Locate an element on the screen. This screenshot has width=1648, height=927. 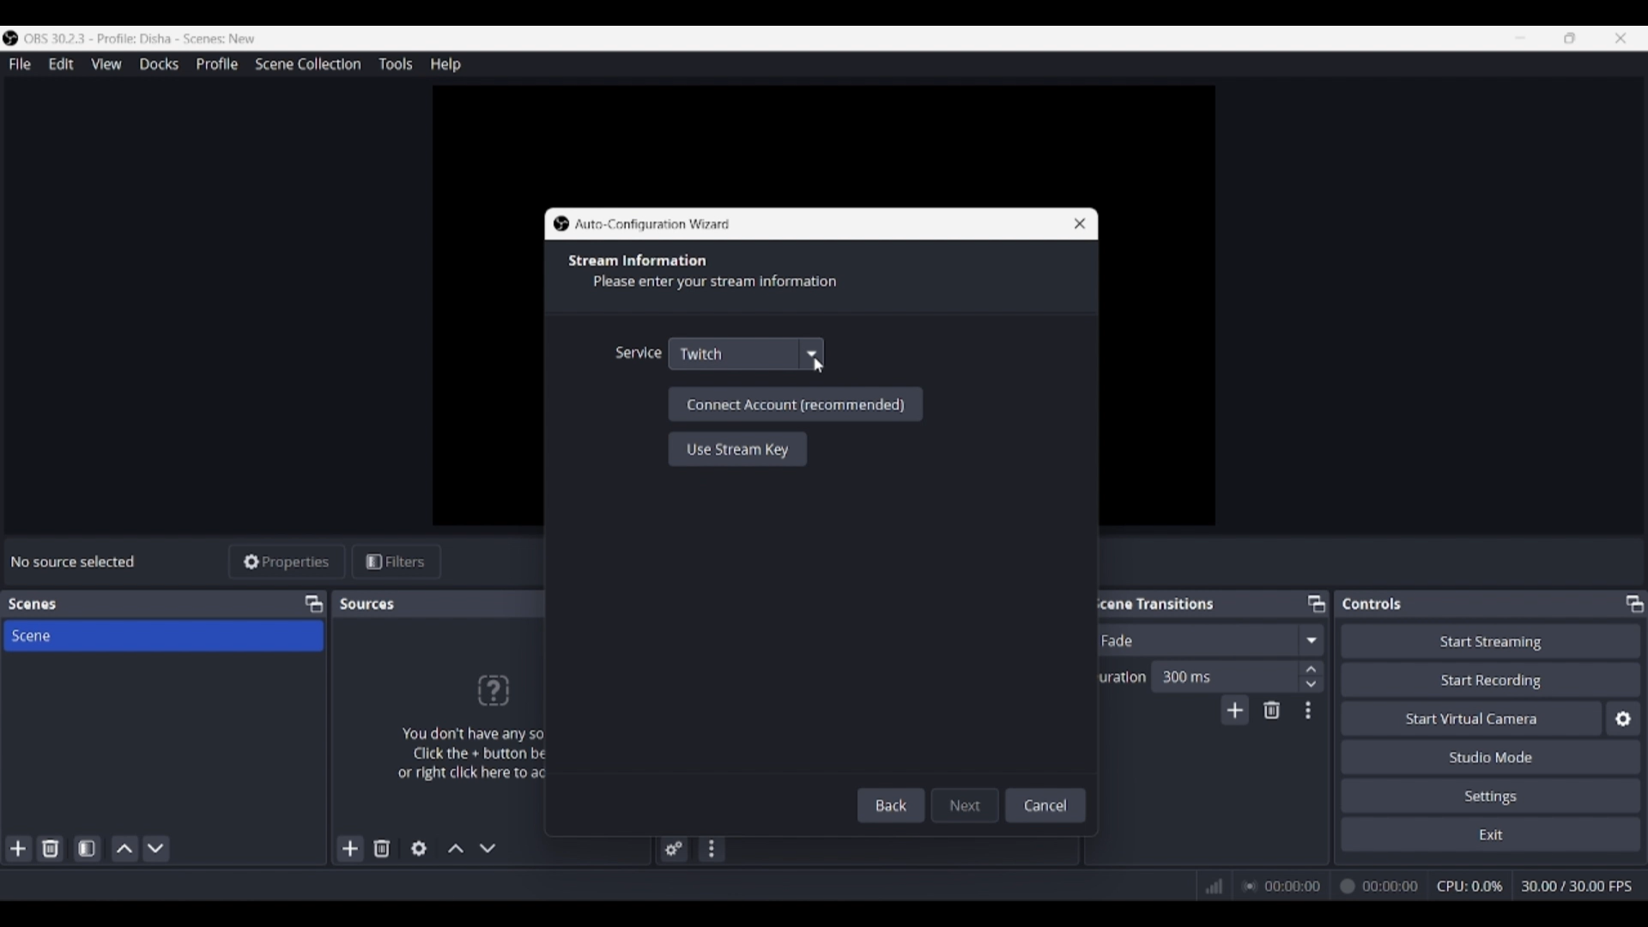
Close interface is located at coordinates (1621, 38).